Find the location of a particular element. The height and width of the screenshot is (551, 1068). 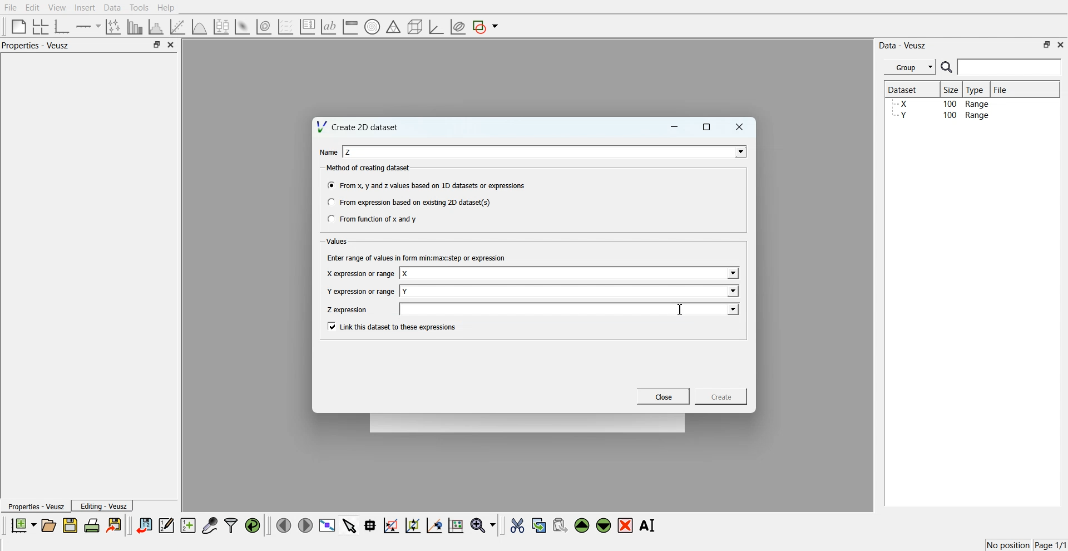

Properties - Veusz is located at coordinates (35, 506).